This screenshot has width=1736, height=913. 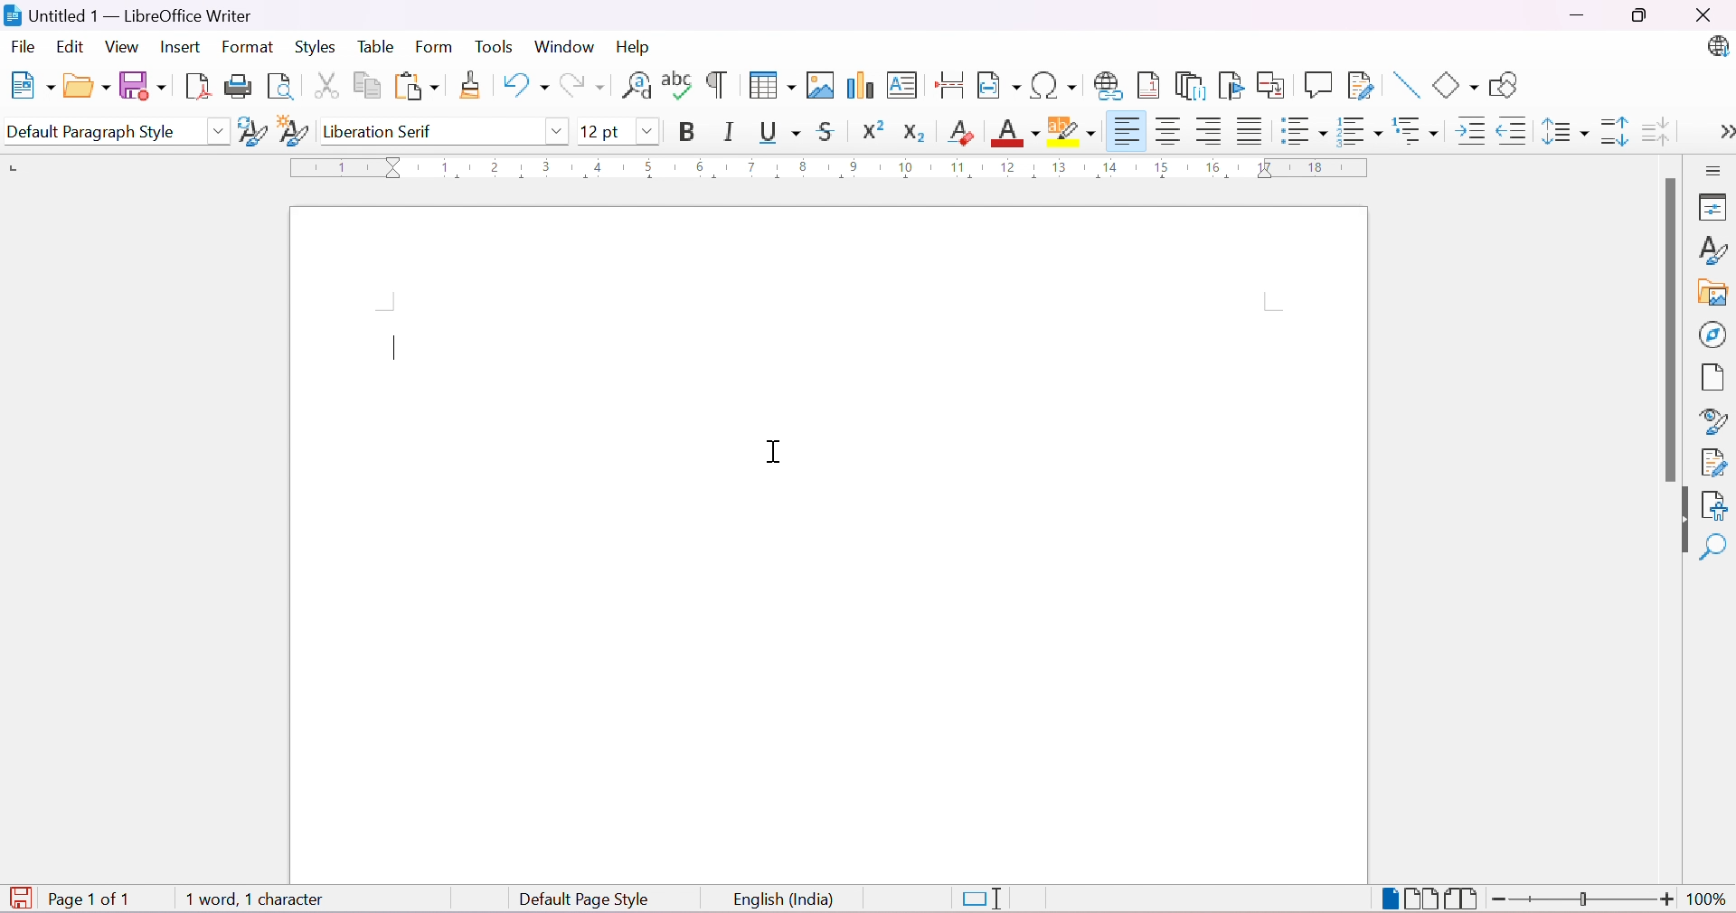 I want to click on Slider, so click(x=1585, y=899).